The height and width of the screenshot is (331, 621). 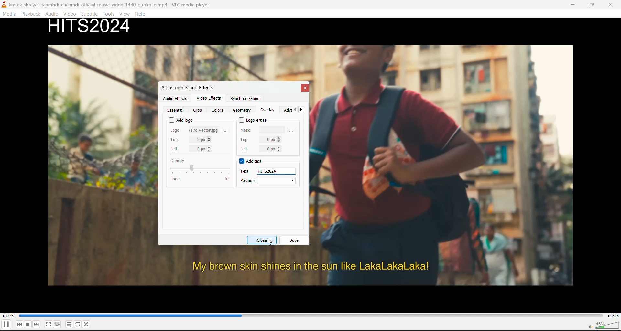 I want to click on pause, so click(x=6, y=325).